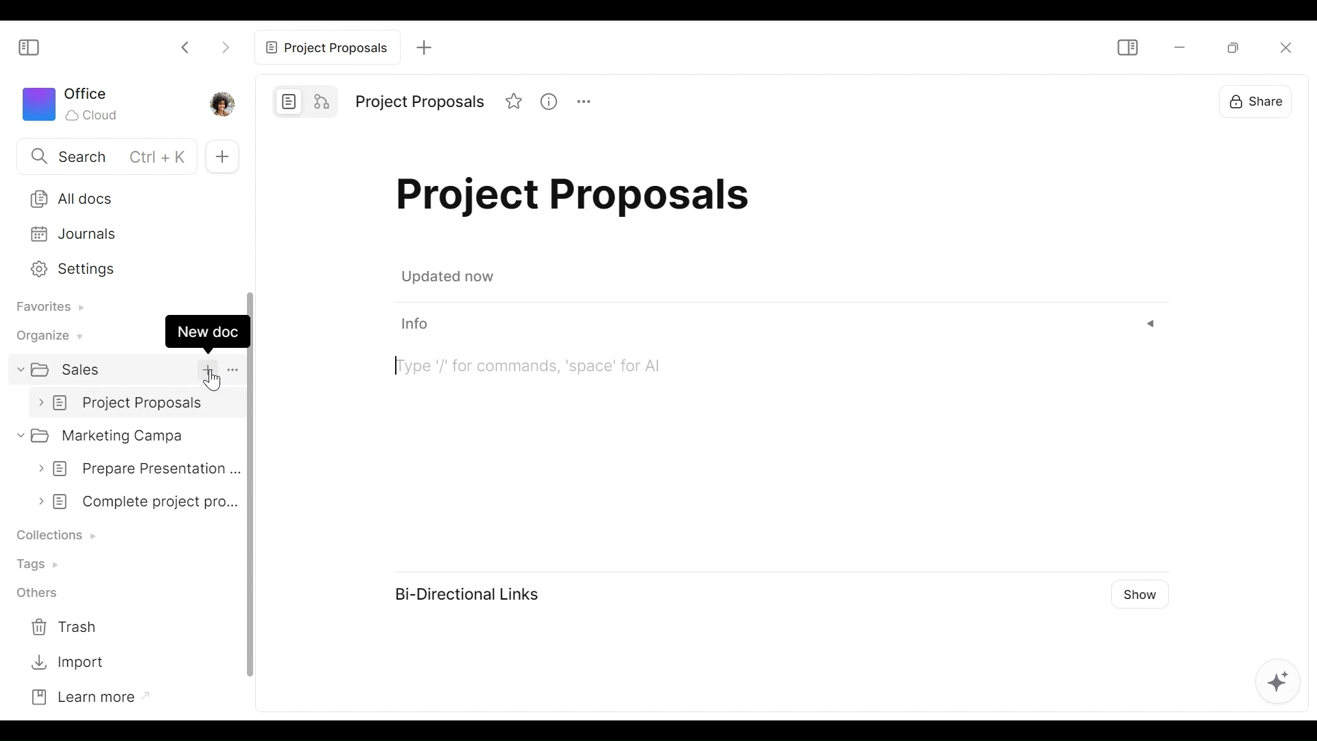 This screenshot has width=1317, height=741. I want to click on minimize, so click(1178, 47).